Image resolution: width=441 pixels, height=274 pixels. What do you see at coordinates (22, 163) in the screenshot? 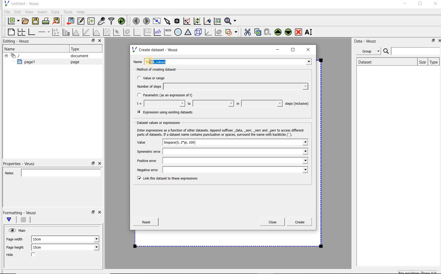
I see `Properties - Veusz` at bounding box center [22, 163].